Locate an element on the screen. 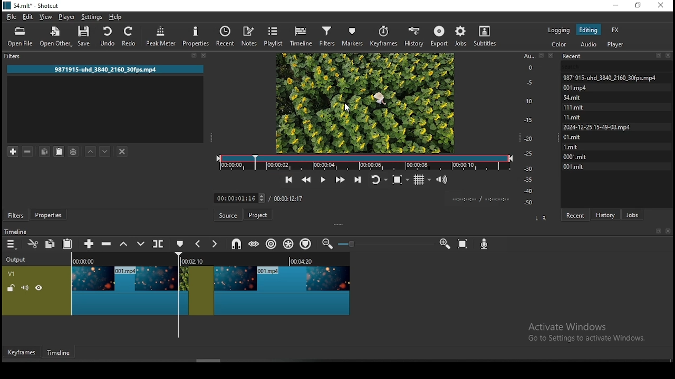 The width and height of the screenshot is (675, 379). recent is located at coordinates (574, 215).